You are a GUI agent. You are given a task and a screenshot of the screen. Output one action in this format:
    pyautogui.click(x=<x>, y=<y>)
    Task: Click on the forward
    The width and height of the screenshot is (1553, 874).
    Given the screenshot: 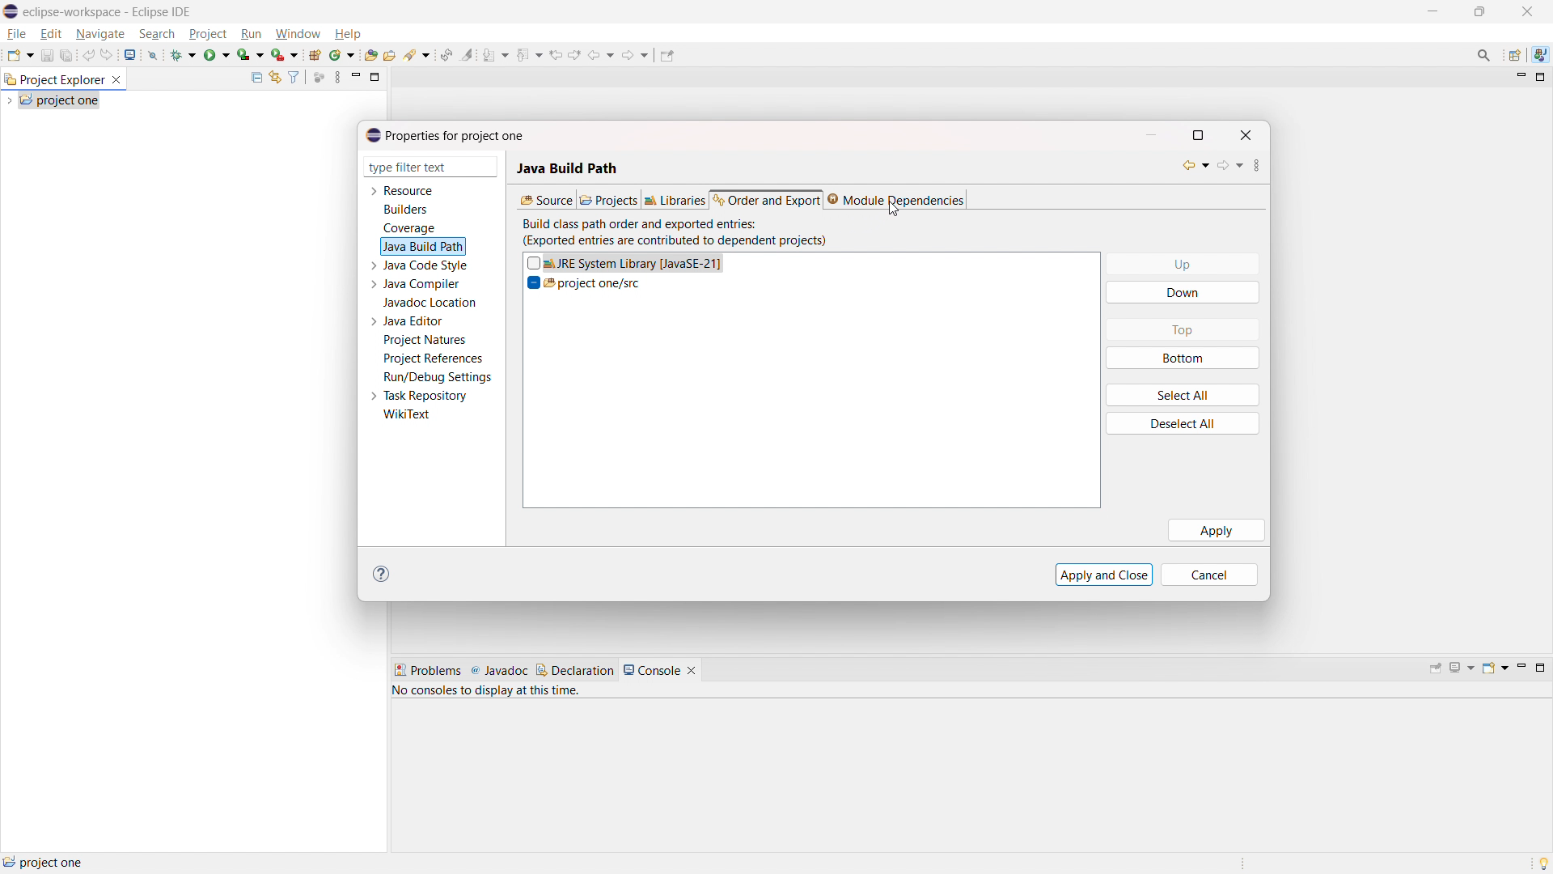 What is the action you would take?
    pyautogui.click(x=1231, y=168)
    